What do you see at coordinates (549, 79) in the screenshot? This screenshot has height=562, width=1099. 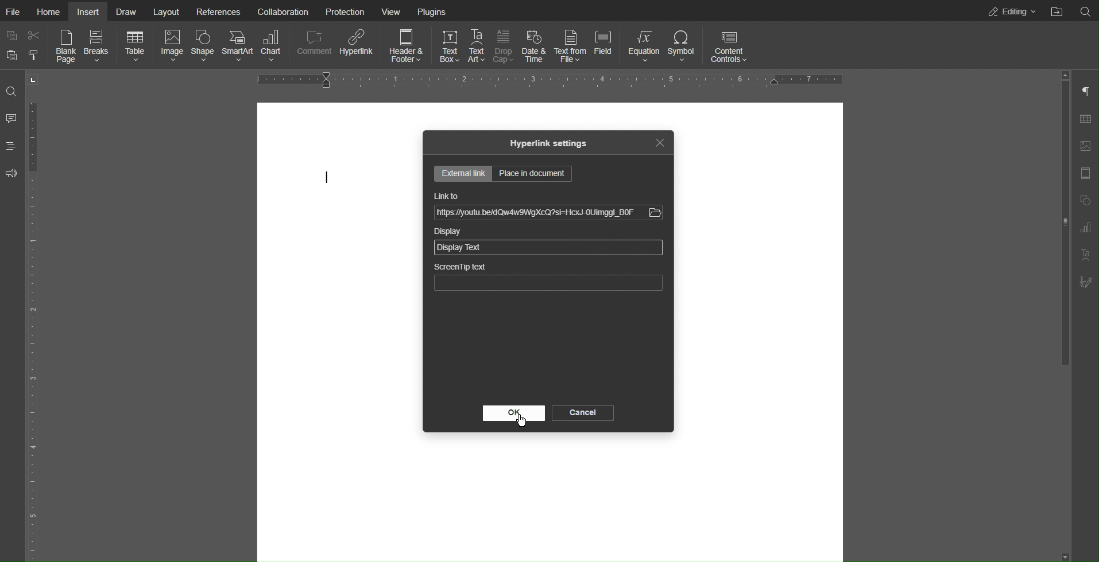 I see `Horizontal Ruler` at bounding box center [549, 79].